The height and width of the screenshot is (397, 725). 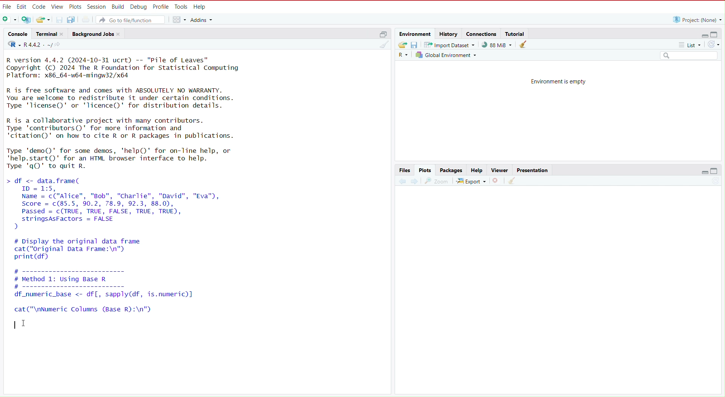 I want to click on save all open documents, so click(x=72, y=20).